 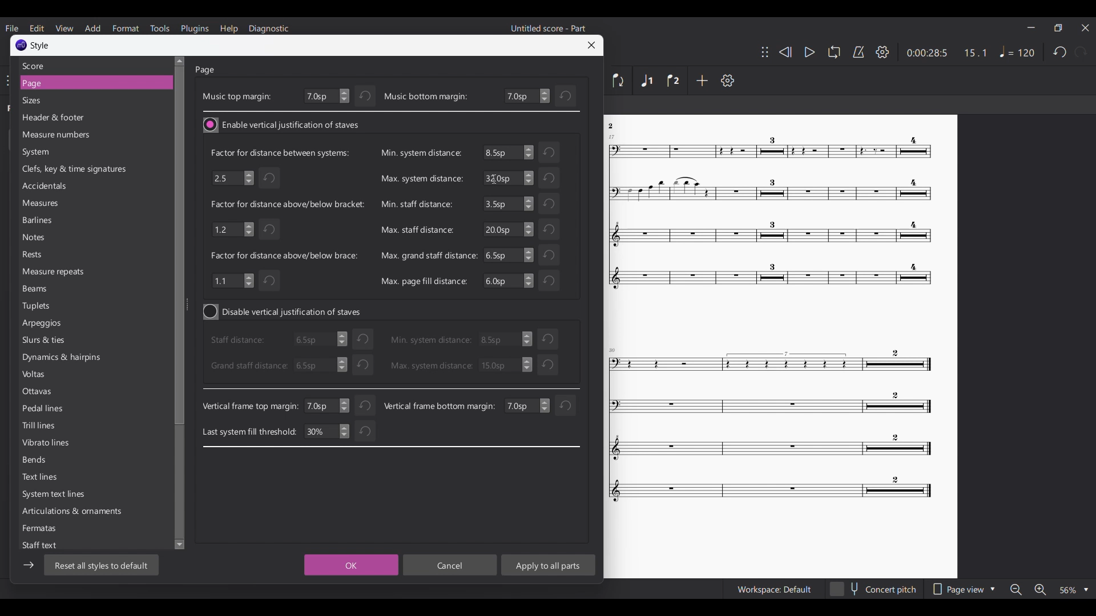 I want to click on staff distance, so click(x=240, y=341).